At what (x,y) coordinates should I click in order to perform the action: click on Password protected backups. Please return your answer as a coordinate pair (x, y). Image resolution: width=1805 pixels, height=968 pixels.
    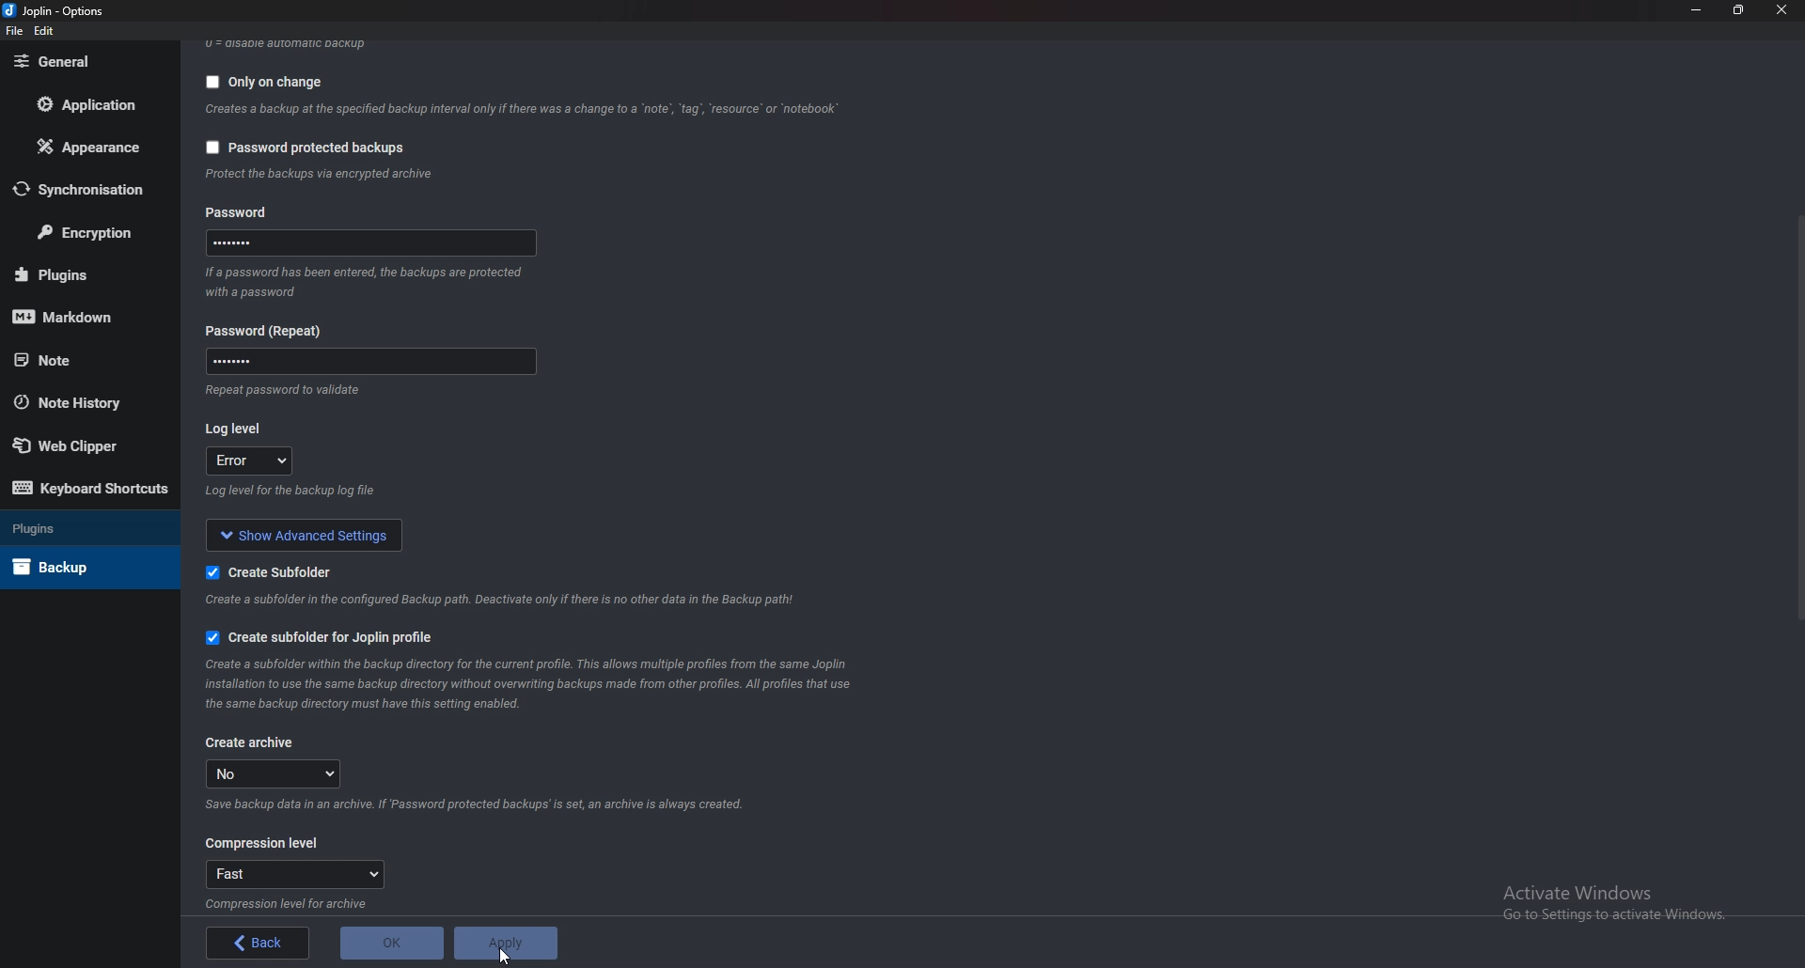
    Looking at the image, I should click on (308, 149).